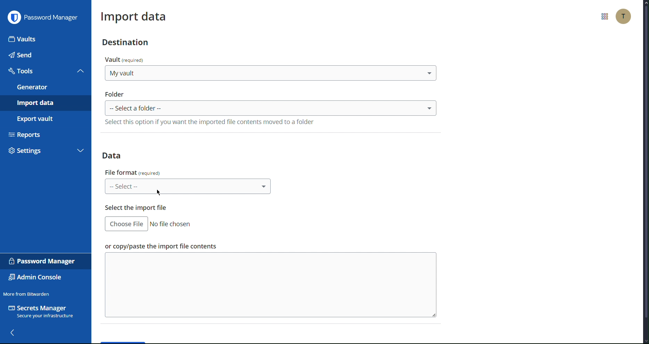 The width and height of the screenshot is (649, 344). I want to click on Select the import file, so click(137, 208).